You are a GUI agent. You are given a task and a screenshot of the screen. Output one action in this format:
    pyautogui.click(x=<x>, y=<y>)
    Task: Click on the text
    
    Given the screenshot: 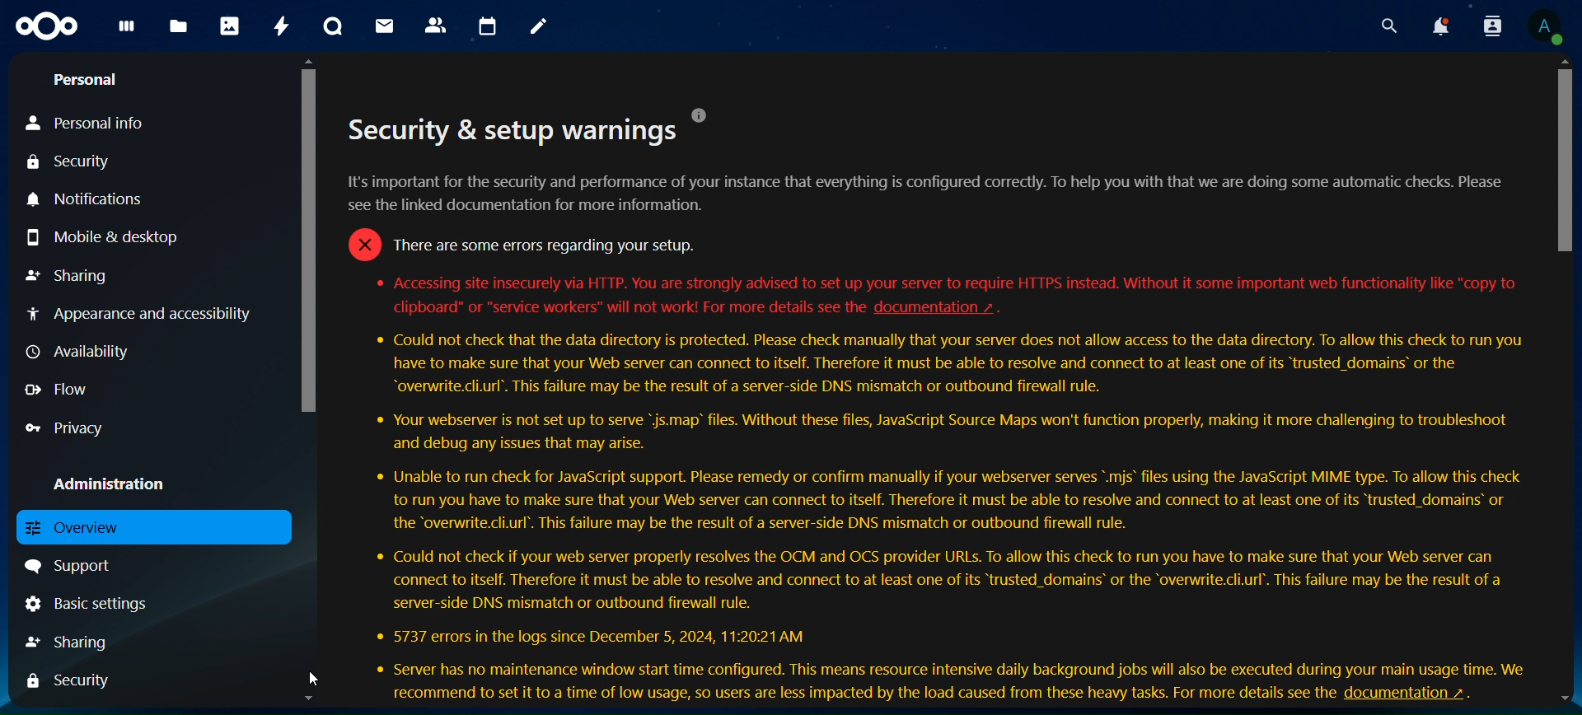 What is the action you would take?
    pyautogui.click(x=929, y=229)
    